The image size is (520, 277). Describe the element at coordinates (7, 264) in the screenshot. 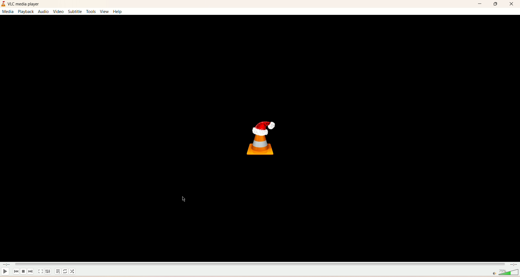

I see `played time` at that location.